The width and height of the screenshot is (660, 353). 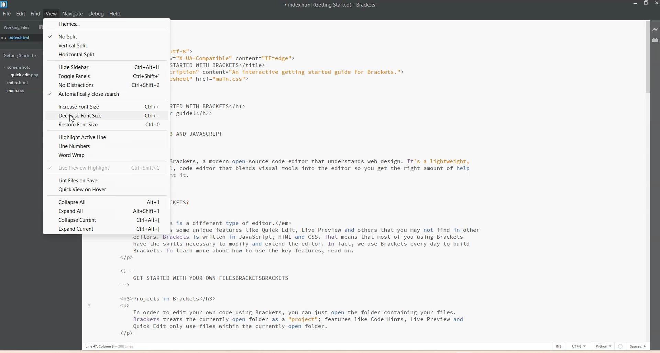 What do you see at coordinates (646, 4) in the screenshot?
I see `Maximize` at bounding box center [646, 4].